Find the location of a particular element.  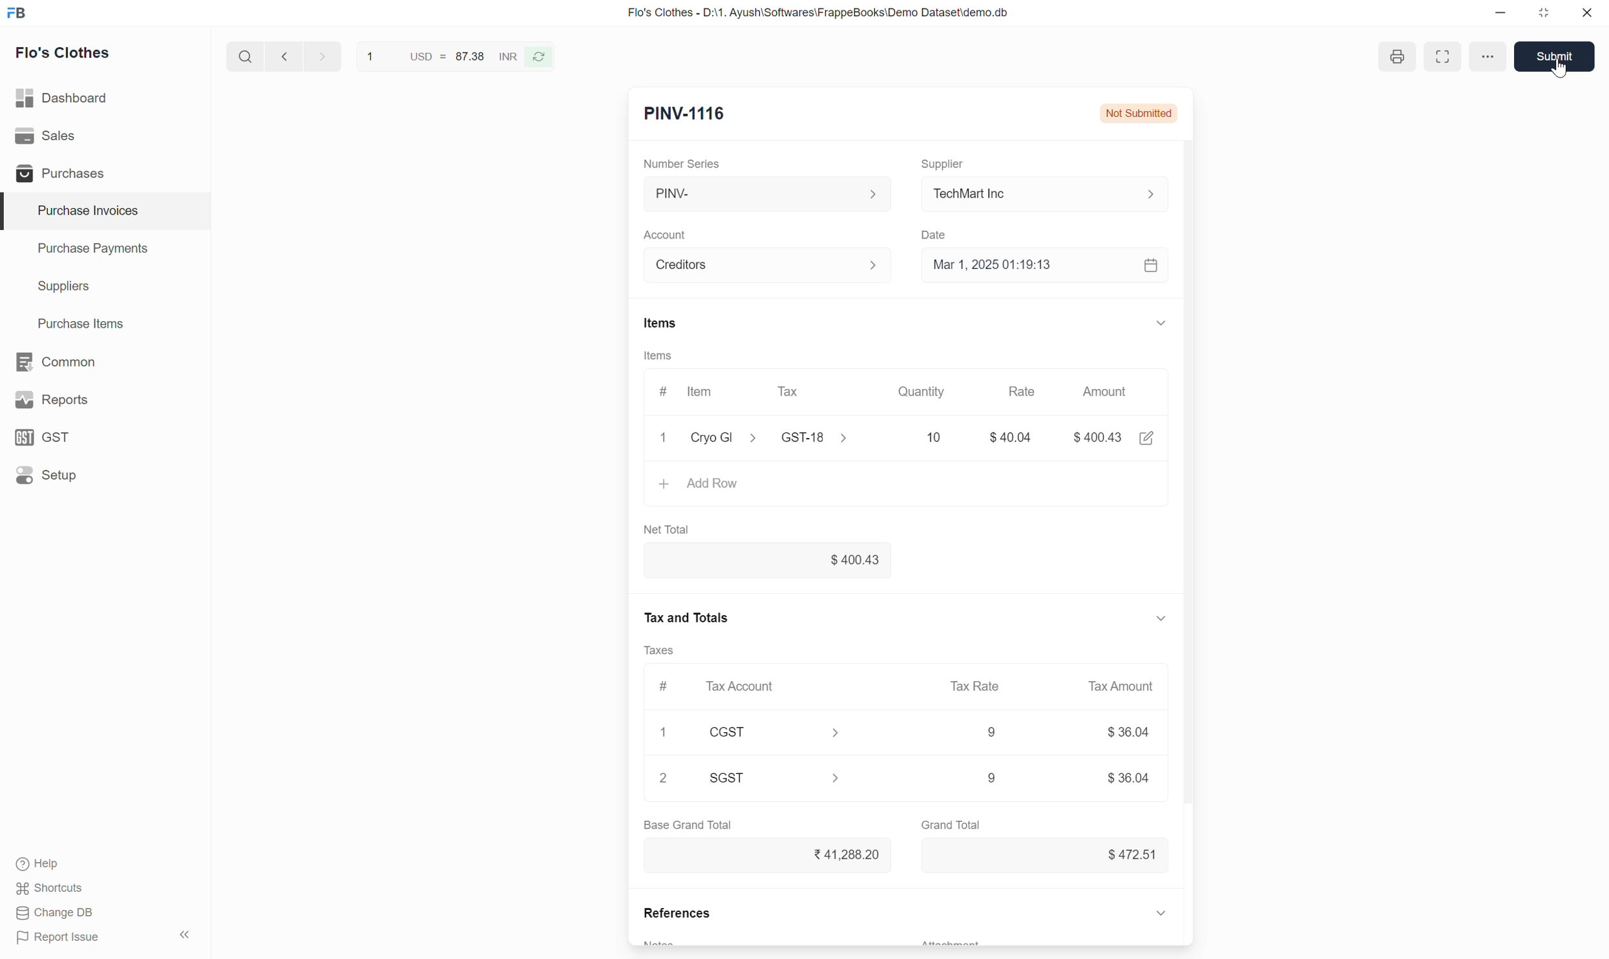

ltem is located at coordinates (703, 394).